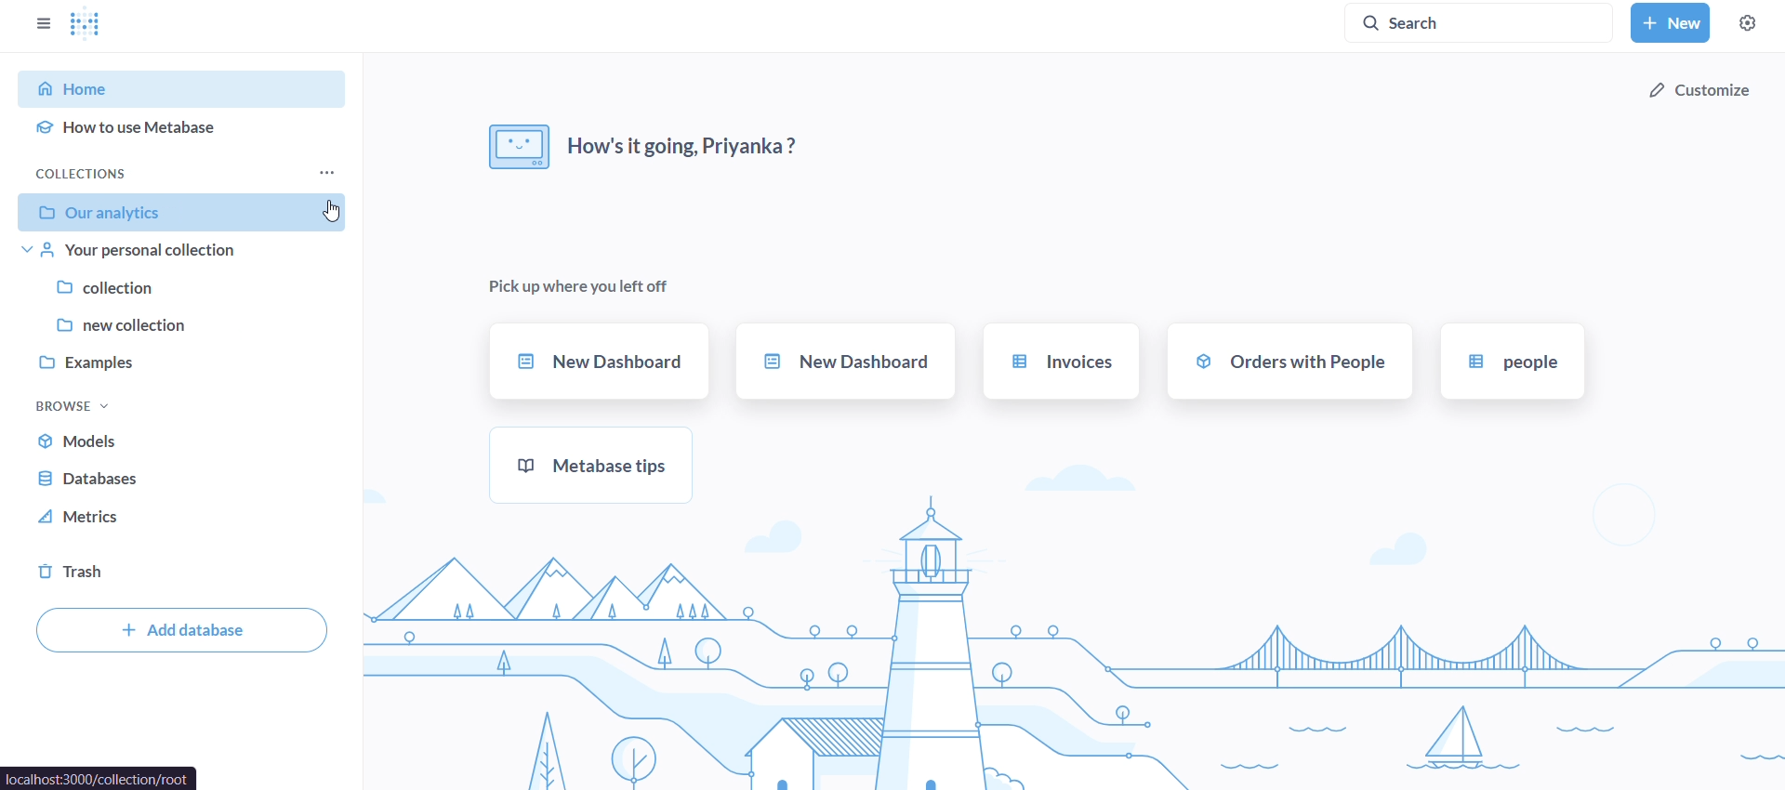 This screenshot has width=1785, height=790. What do you see at coordinates (97, 443) in the screenshot?
I see `models` at bounding box center [97, 443].